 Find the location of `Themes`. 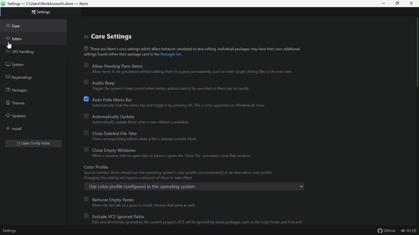

Themes is located at coordinates (18, 104).